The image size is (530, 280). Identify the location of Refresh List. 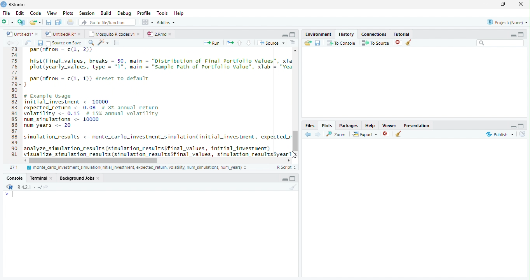
(523, 134).